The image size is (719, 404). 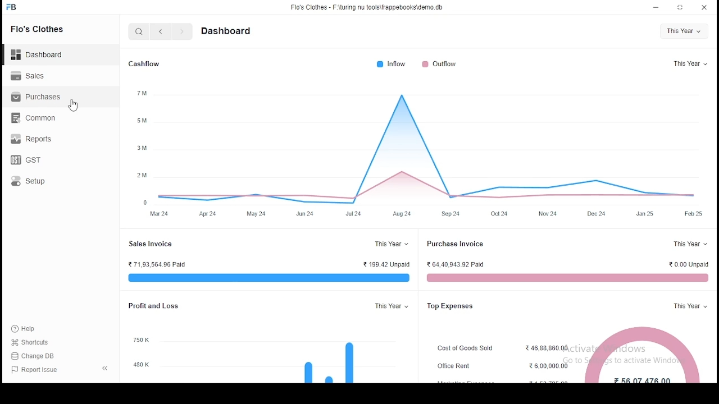 I want to click on jun 24, so click(x=306, y=215).